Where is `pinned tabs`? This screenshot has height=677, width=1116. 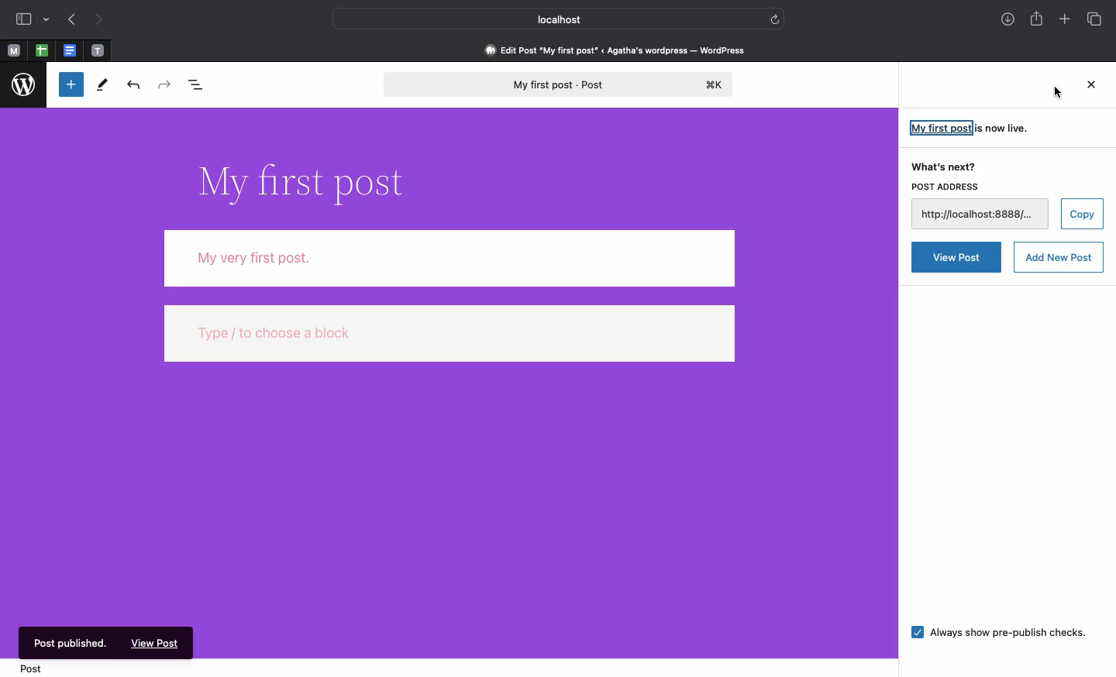
pinned tabs is located at coordinates (44, 51).